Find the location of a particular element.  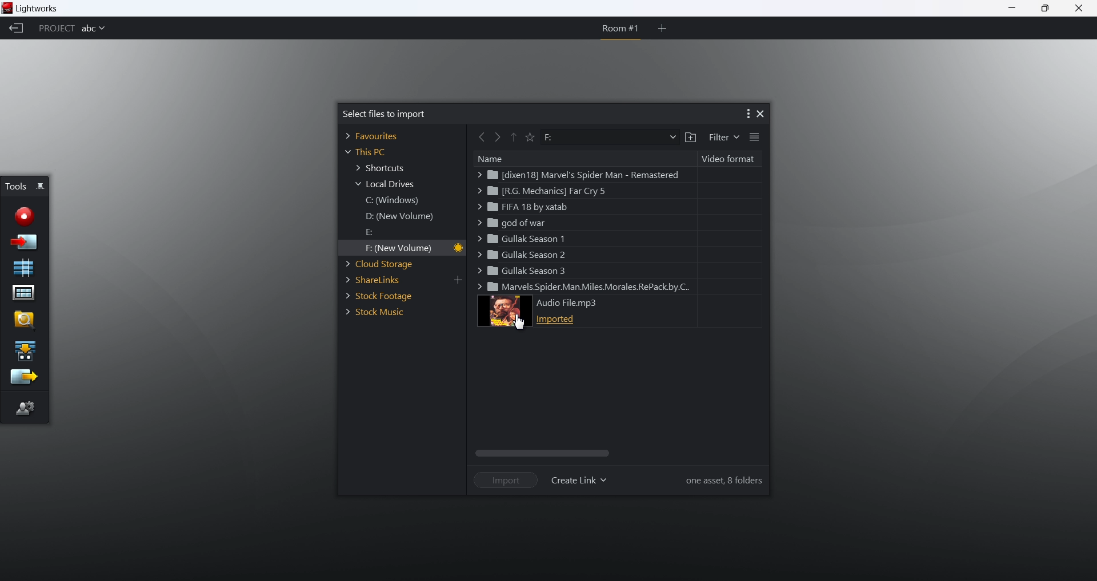

forward is located at coordinates (495, 136).